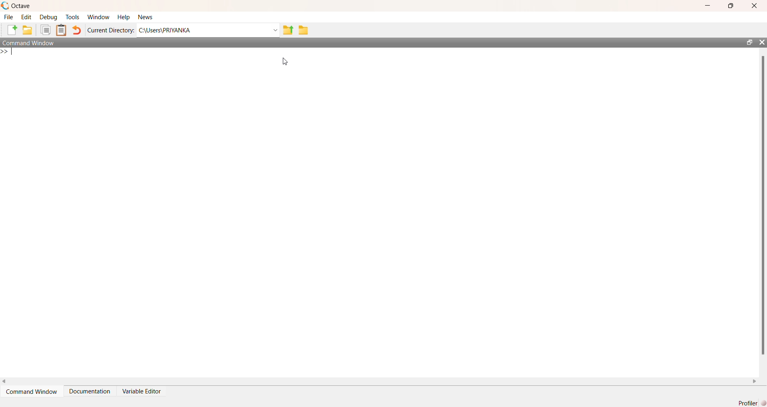  What do you see at coordinates (287, 30) in the screenshot?
I see `one directory up` at bounding box center [287, 30].